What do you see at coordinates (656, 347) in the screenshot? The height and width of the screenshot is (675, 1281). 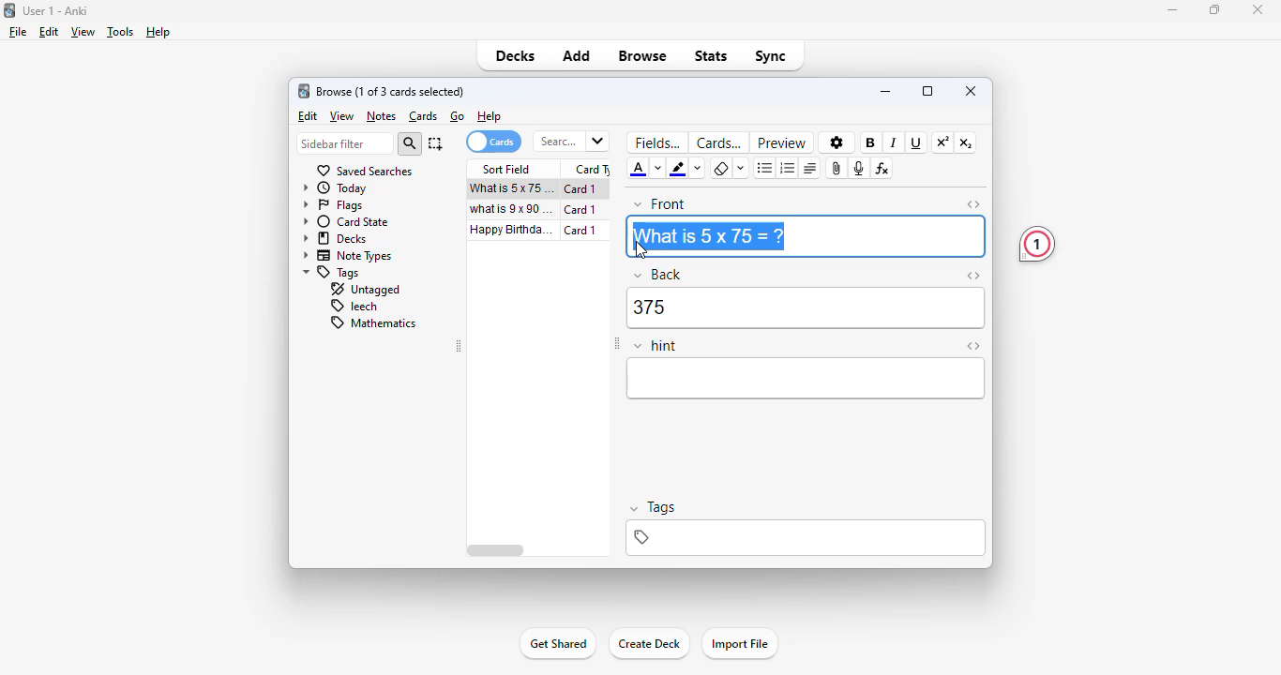 I see `hint` at bounding box center [656, 347].